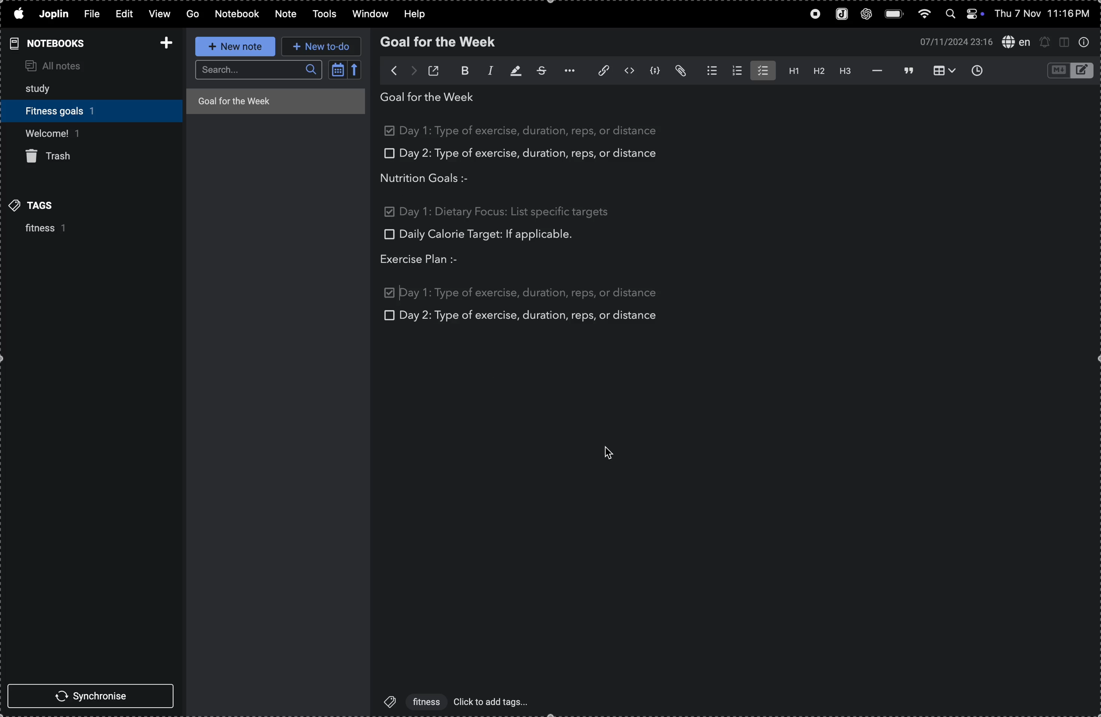  Describe the element at coordinates (391, 132) in the screenshot. I see `check box` at that location.